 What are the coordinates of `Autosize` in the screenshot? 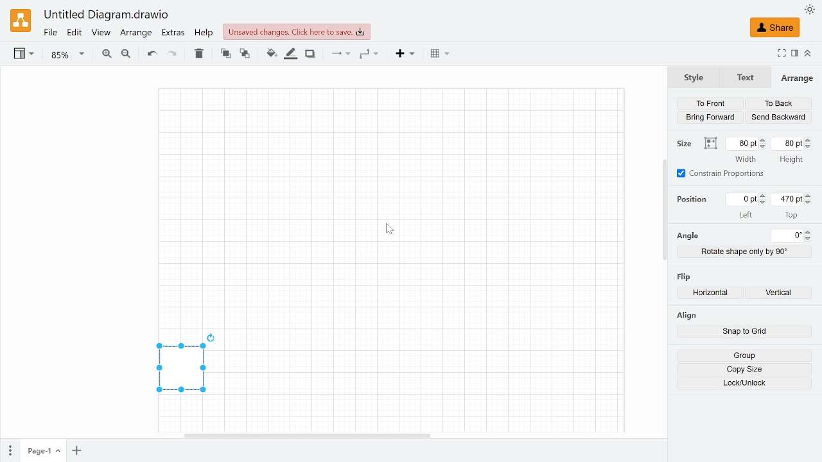 It's located at (710, 144).